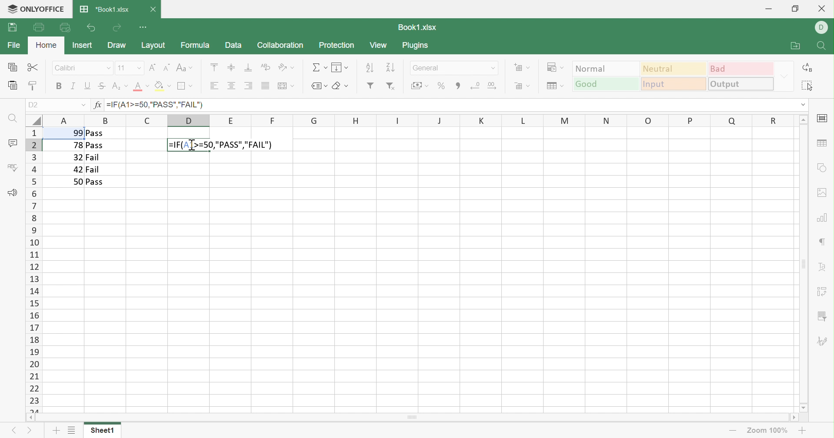 The height and width of the screenshot is (438, 834). I want to click on Normal, so click(606, 68).